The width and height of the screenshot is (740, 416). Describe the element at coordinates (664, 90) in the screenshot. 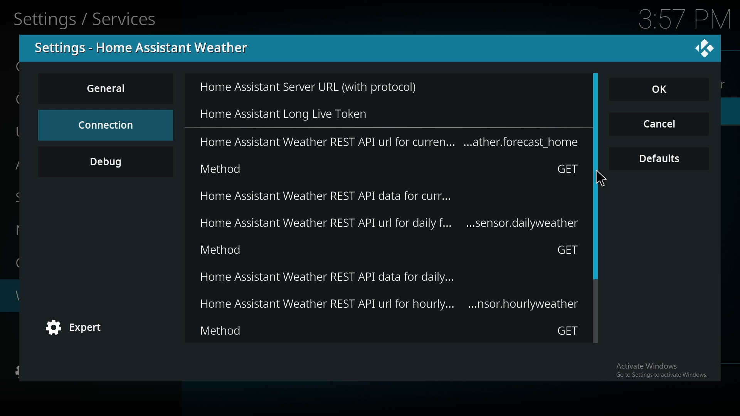

I see `ok` at that location.